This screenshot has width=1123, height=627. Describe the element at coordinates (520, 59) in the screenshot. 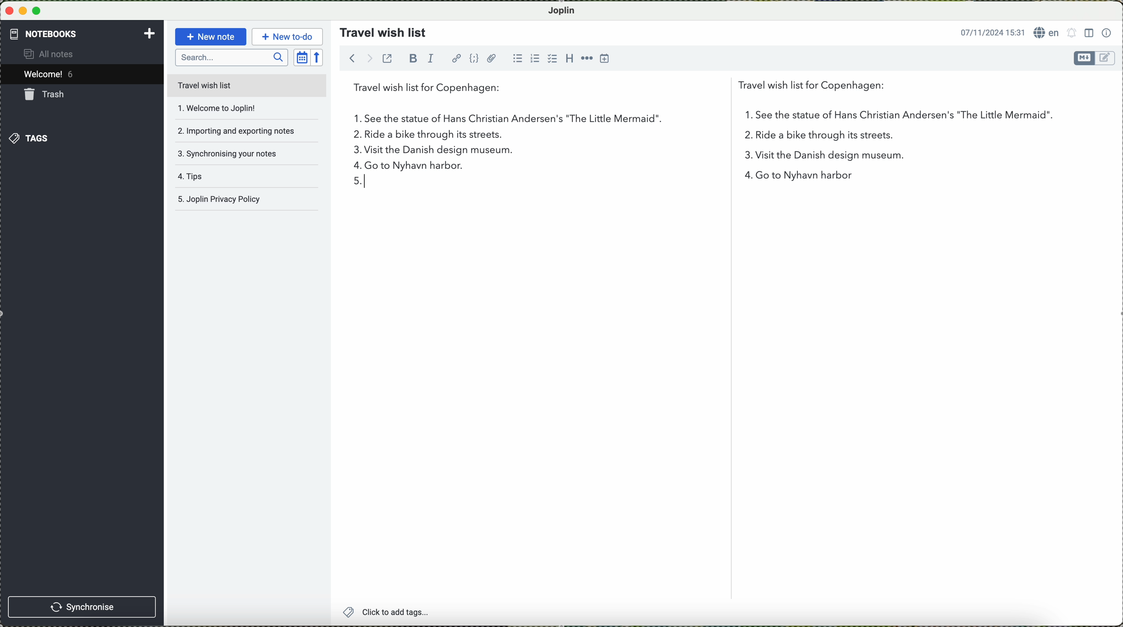

I see `bulleted list` at that location.